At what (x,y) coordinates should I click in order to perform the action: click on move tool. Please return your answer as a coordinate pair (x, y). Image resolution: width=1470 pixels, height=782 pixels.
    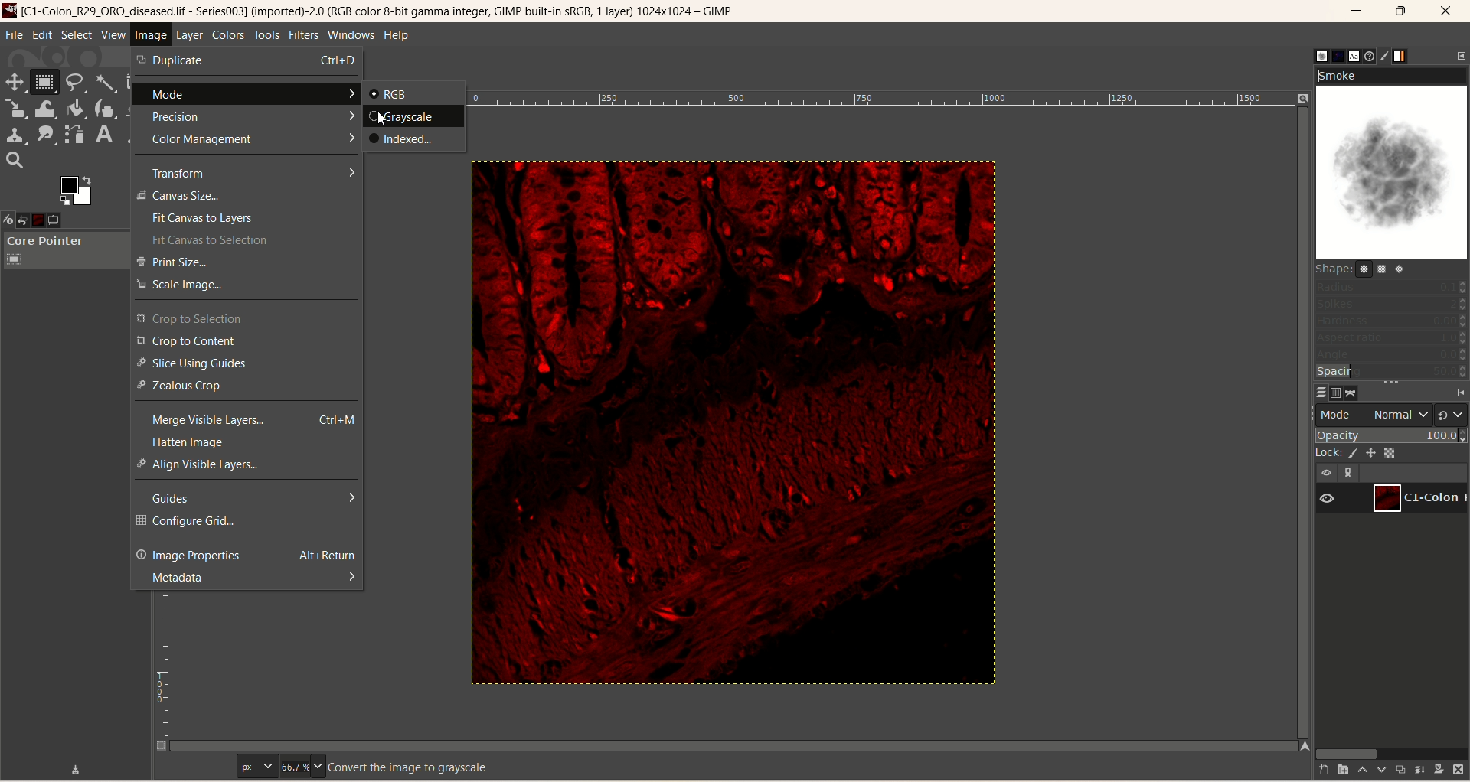
    Looking at the image, I should click on (16, 83).